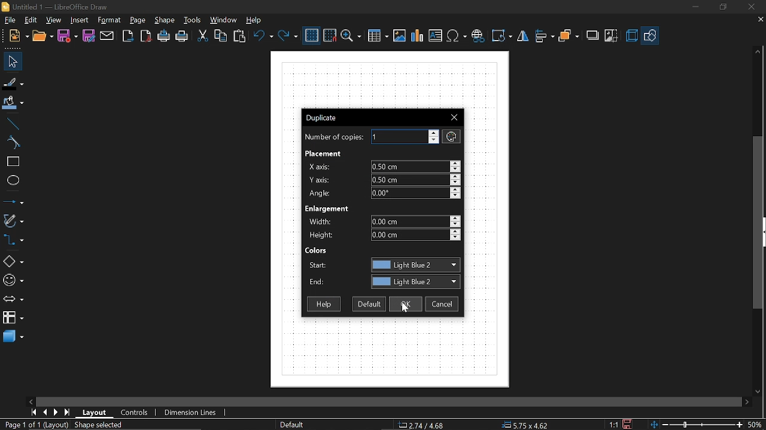  I want to click on Tools, so click(194, 20).